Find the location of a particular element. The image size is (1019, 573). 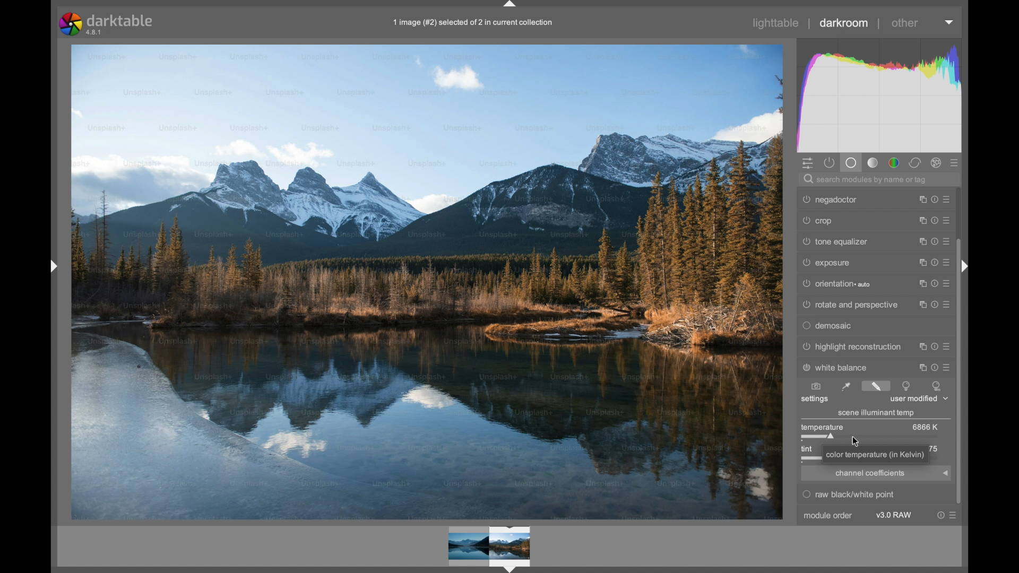

6866k is located at coordinates (926, 427).